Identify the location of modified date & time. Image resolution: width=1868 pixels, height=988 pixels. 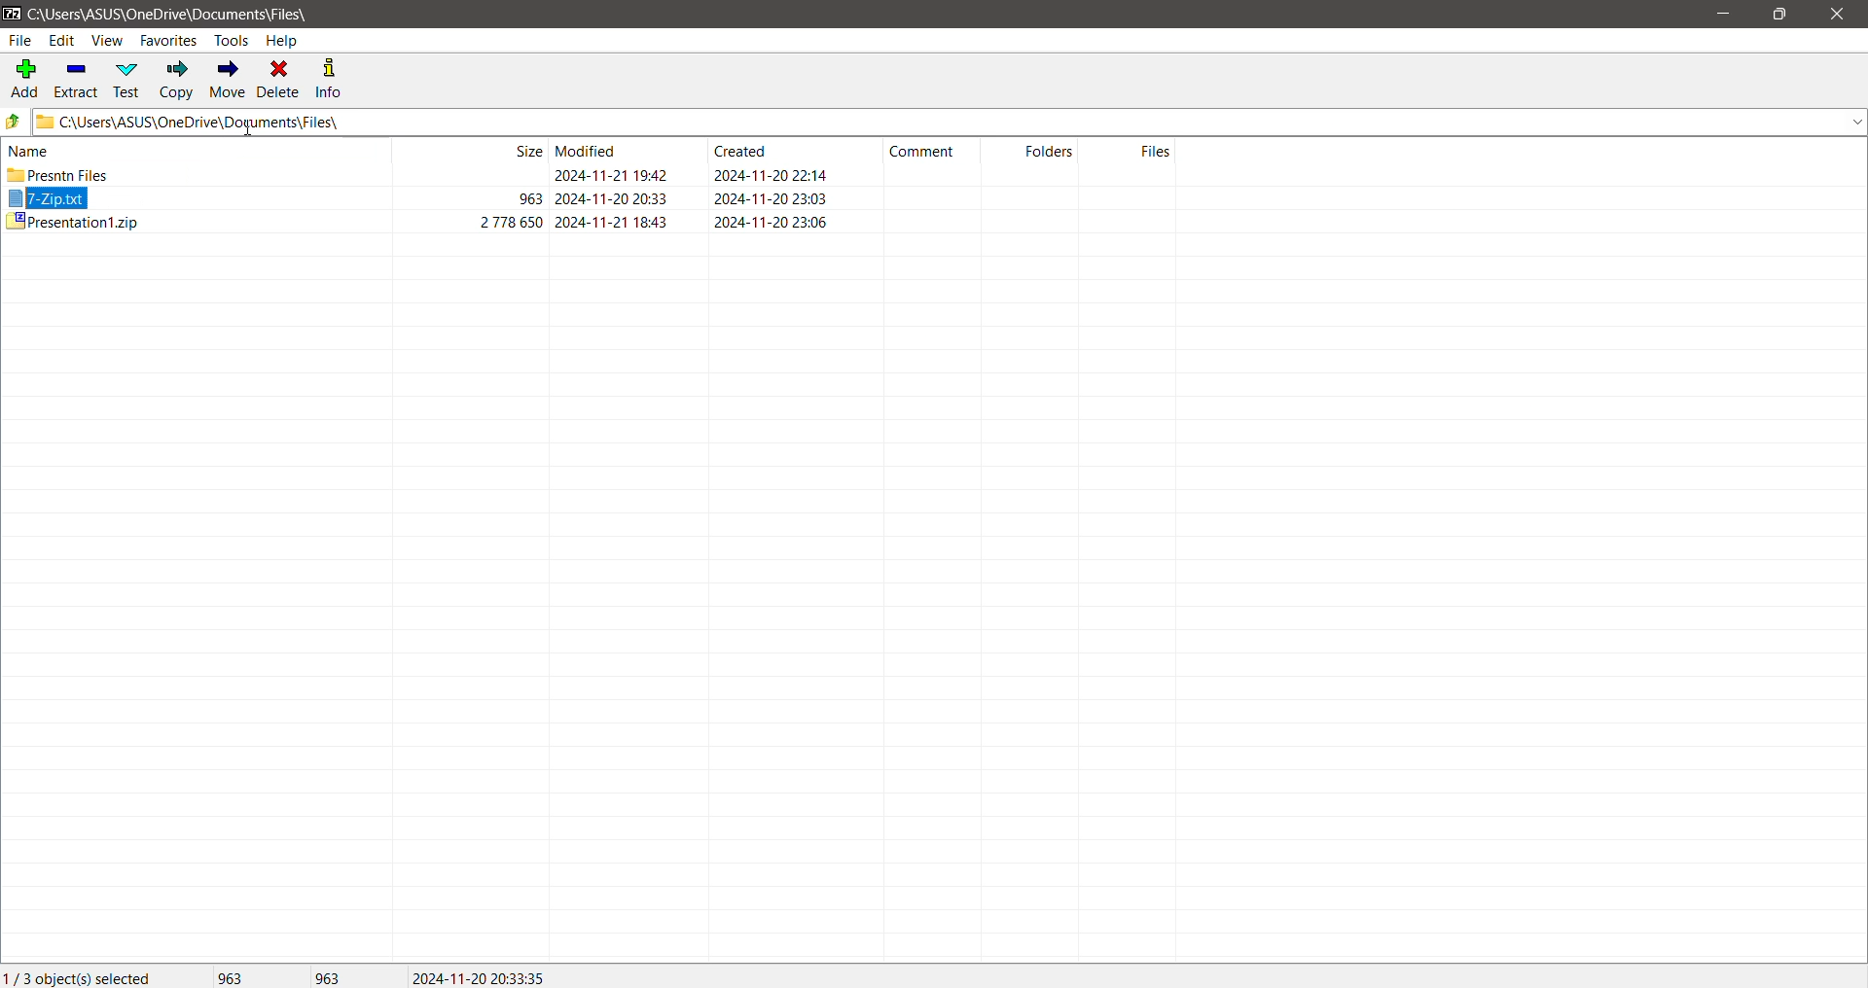
(612, 175).